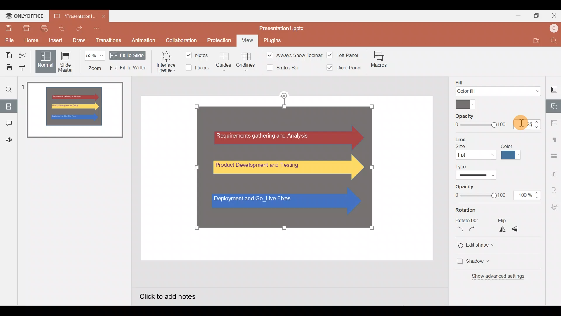 The height and width of the screenshot is (316, 561). What do you see at coordinates (9, 105) in the screenshot?
I see `Slides` at bounding box center [9, 105].